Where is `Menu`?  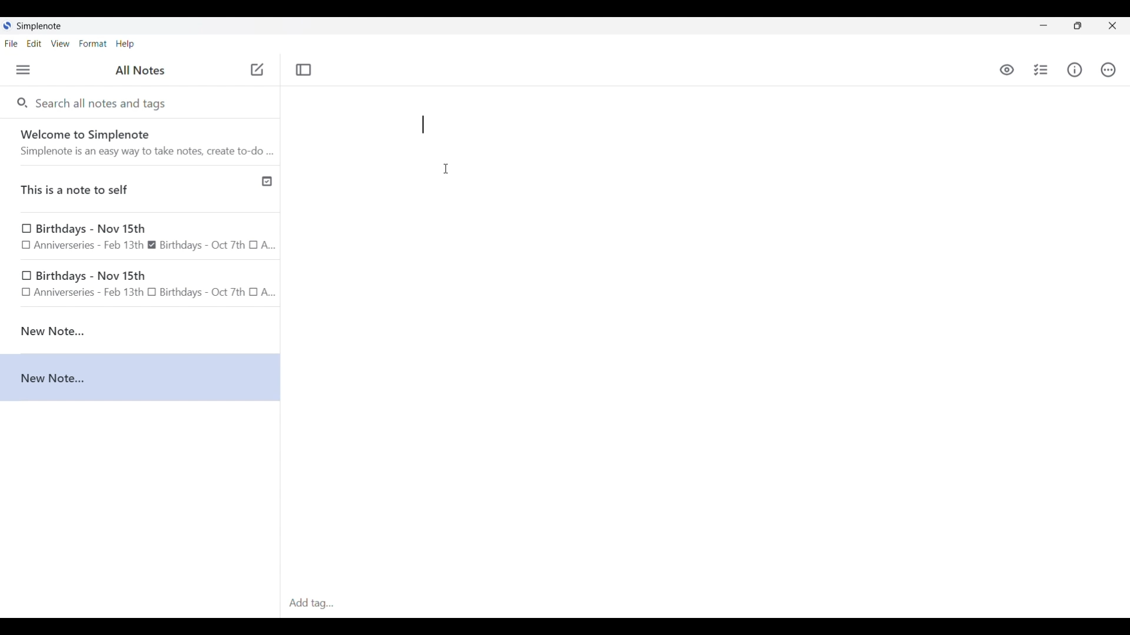 Menu is located at coordinates (23, 69).